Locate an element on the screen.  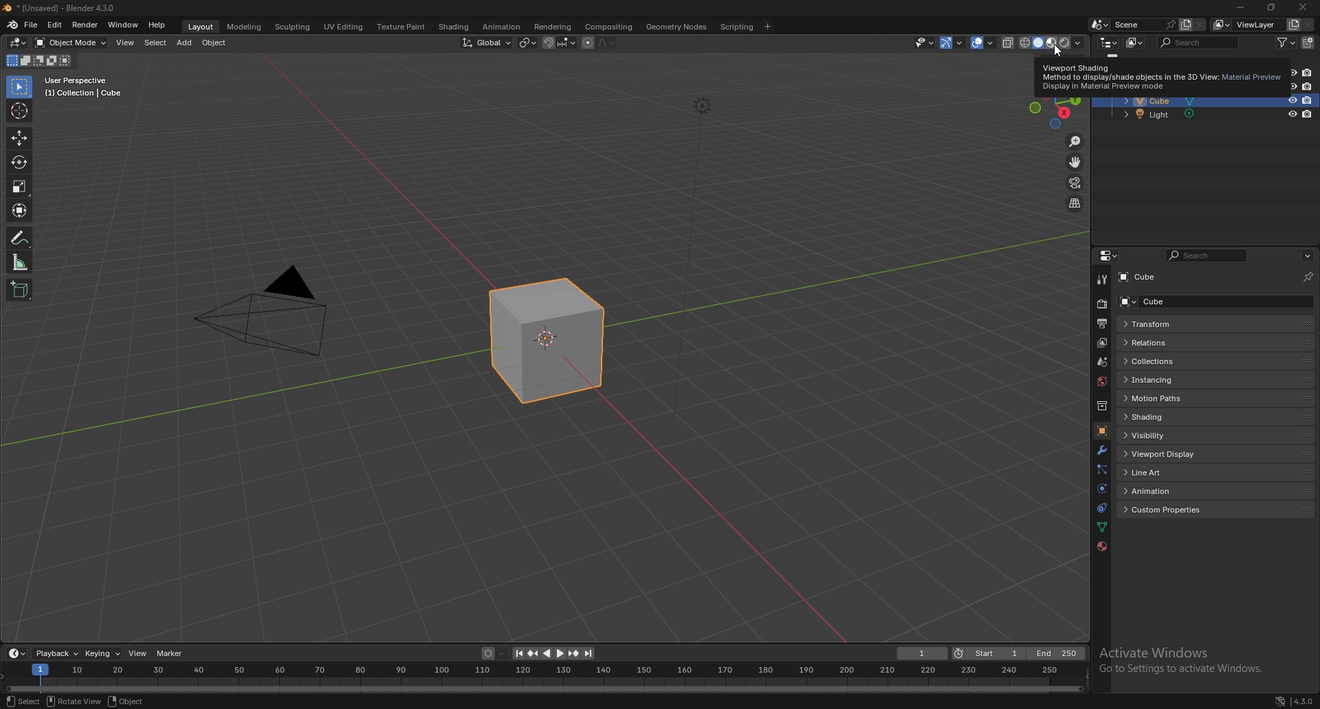
view layer is located at coordinates (1100, 343).